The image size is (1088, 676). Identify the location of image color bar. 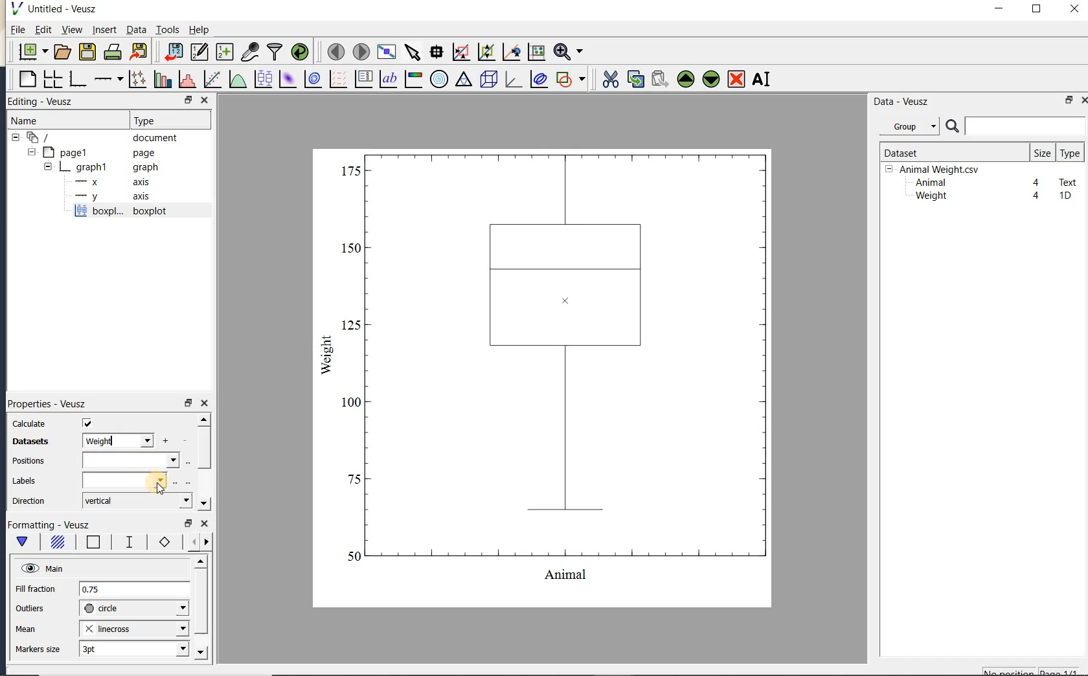
(413, 79).